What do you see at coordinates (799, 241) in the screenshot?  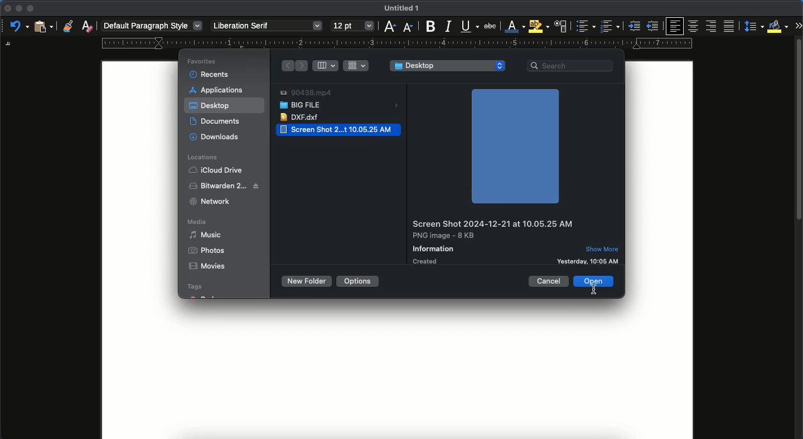 I see `scroll` at bounding box center [799, 241].